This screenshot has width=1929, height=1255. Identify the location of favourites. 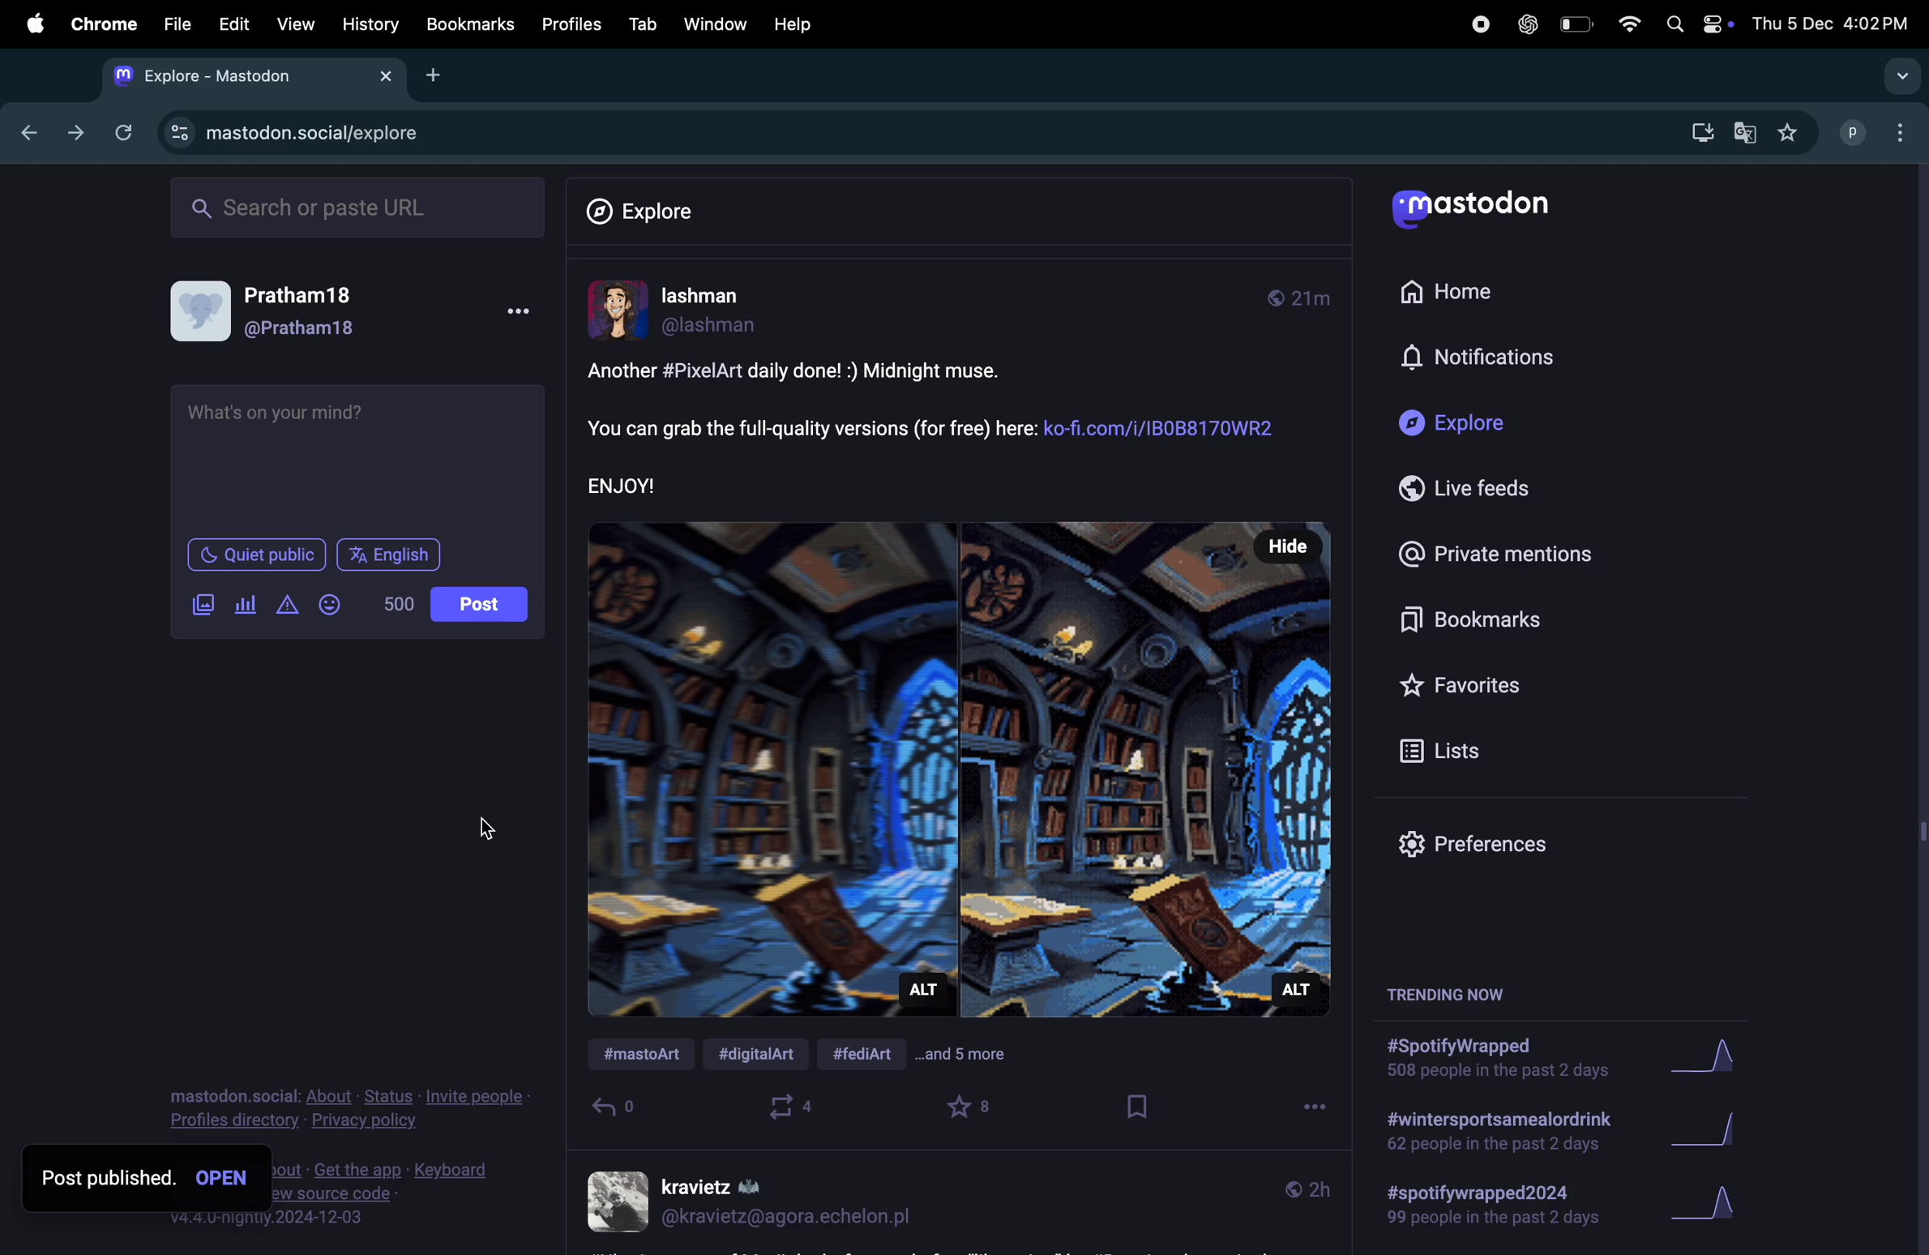
(973, 1108).